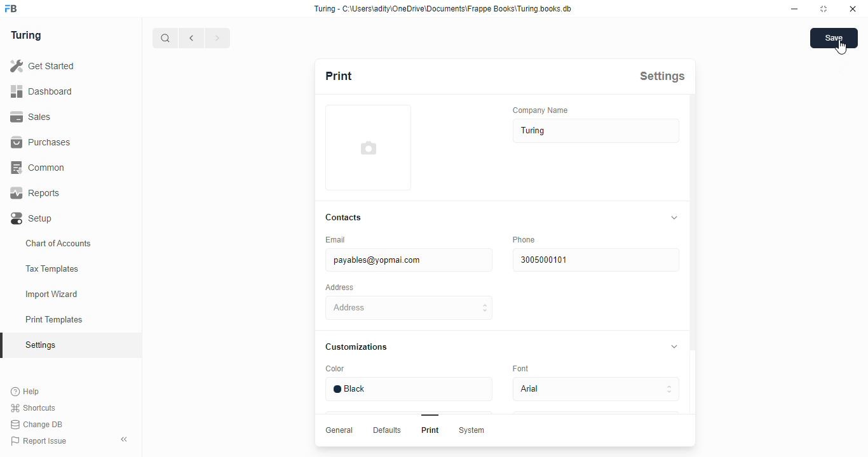  What do you see at coordinates (385, 430) in the screenshot?
I see `Defaults` at bounding box center [385, 430].